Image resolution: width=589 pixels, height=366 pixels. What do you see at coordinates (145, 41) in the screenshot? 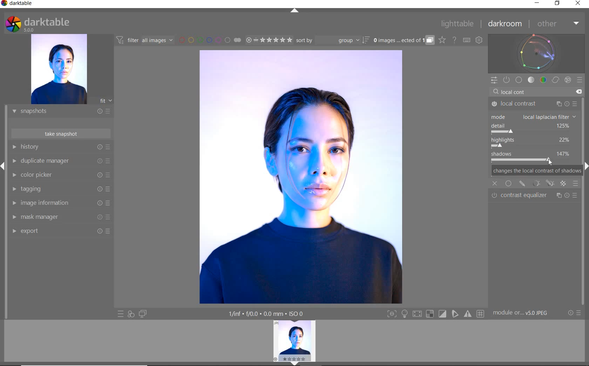
I see `FILTER IMAGES BASED ON THEIR MODULE ORDER` at bounding box center [145, 41].